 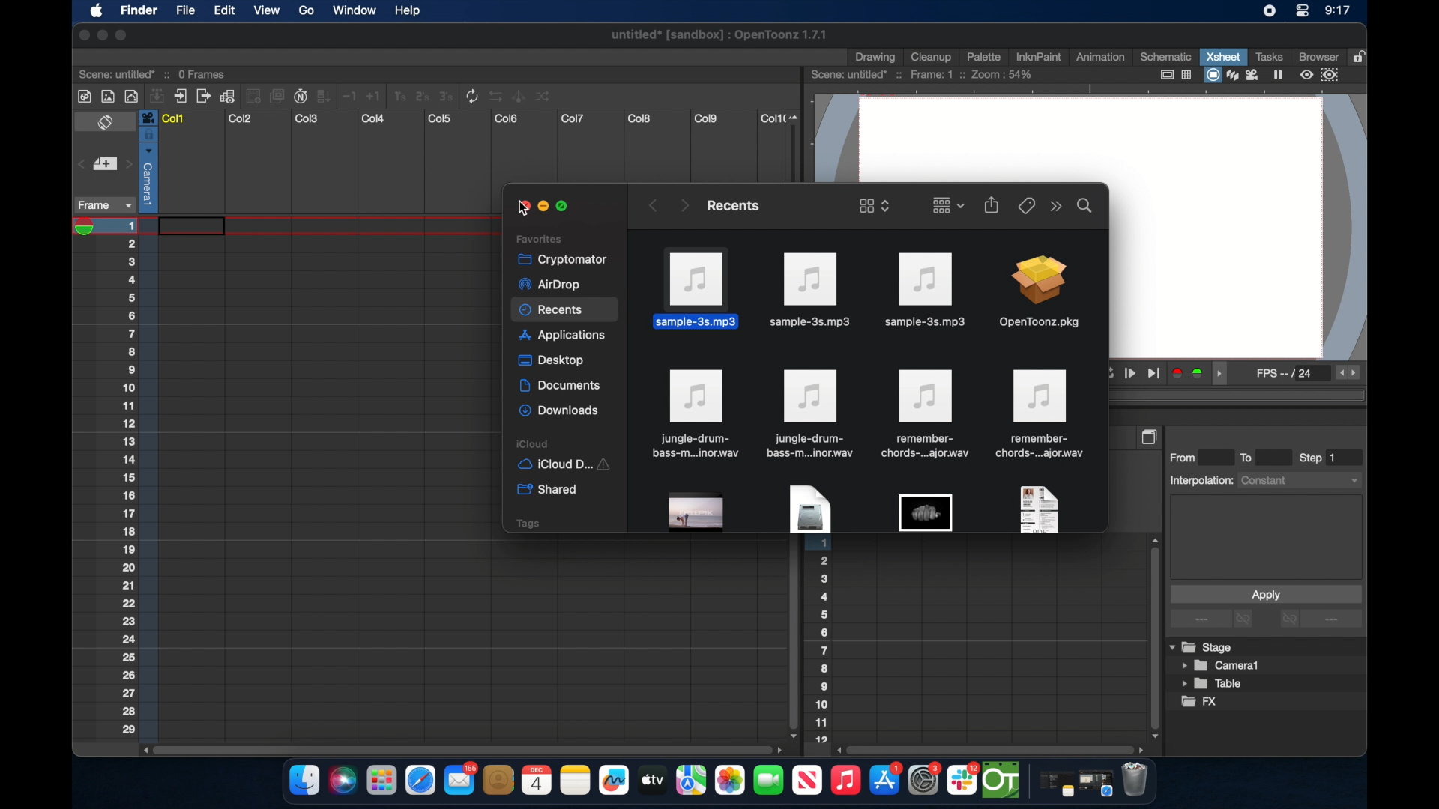 I want to click on settings, so click(x=926, y=780).